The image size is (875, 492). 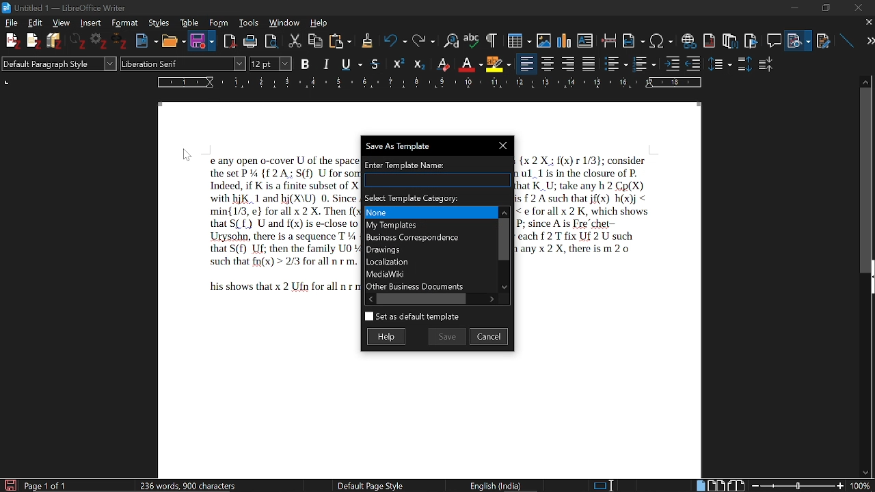 What do you see at coordinates (37, 23) in the screenshot?
I see `Edit` at bounding box center [37, 23].